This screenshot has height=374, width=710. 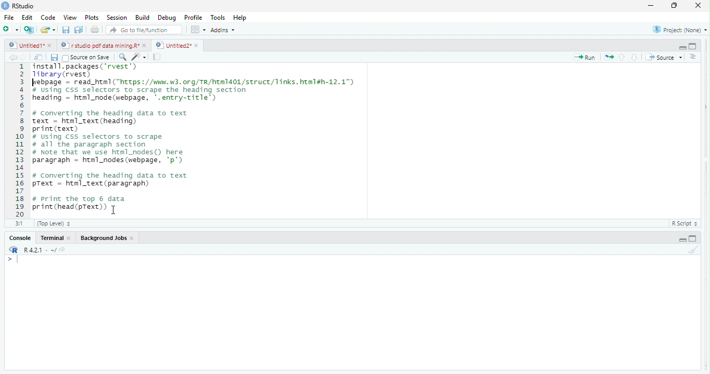 I want to click on new file, so click(x=10, y=29).